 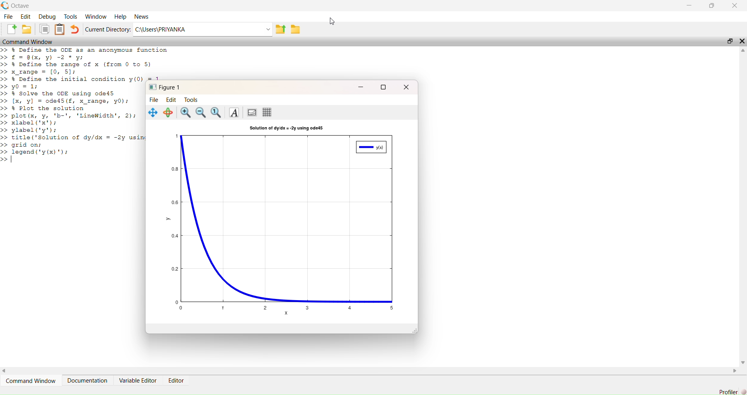 I want to click on Insert text, so click(x=233, y=112).